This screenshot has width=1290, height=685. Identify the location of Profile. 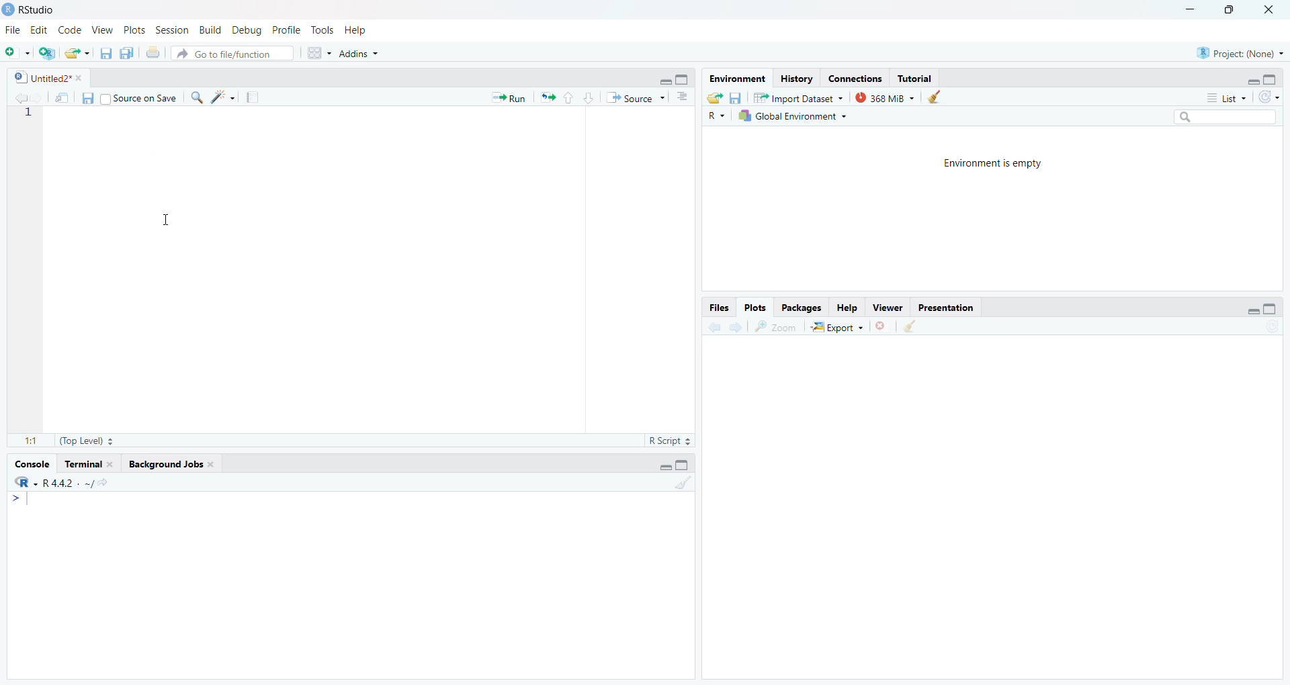
(286, 28).